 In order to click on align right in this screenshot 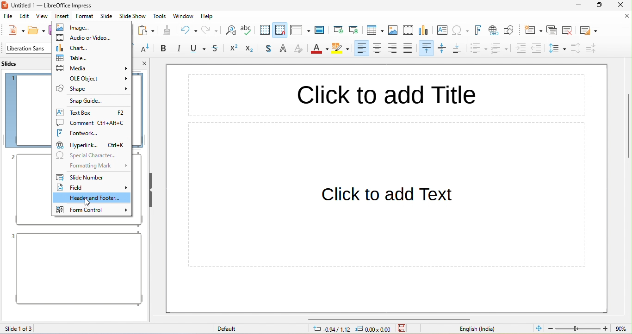, I will do `click(394, 49)`.